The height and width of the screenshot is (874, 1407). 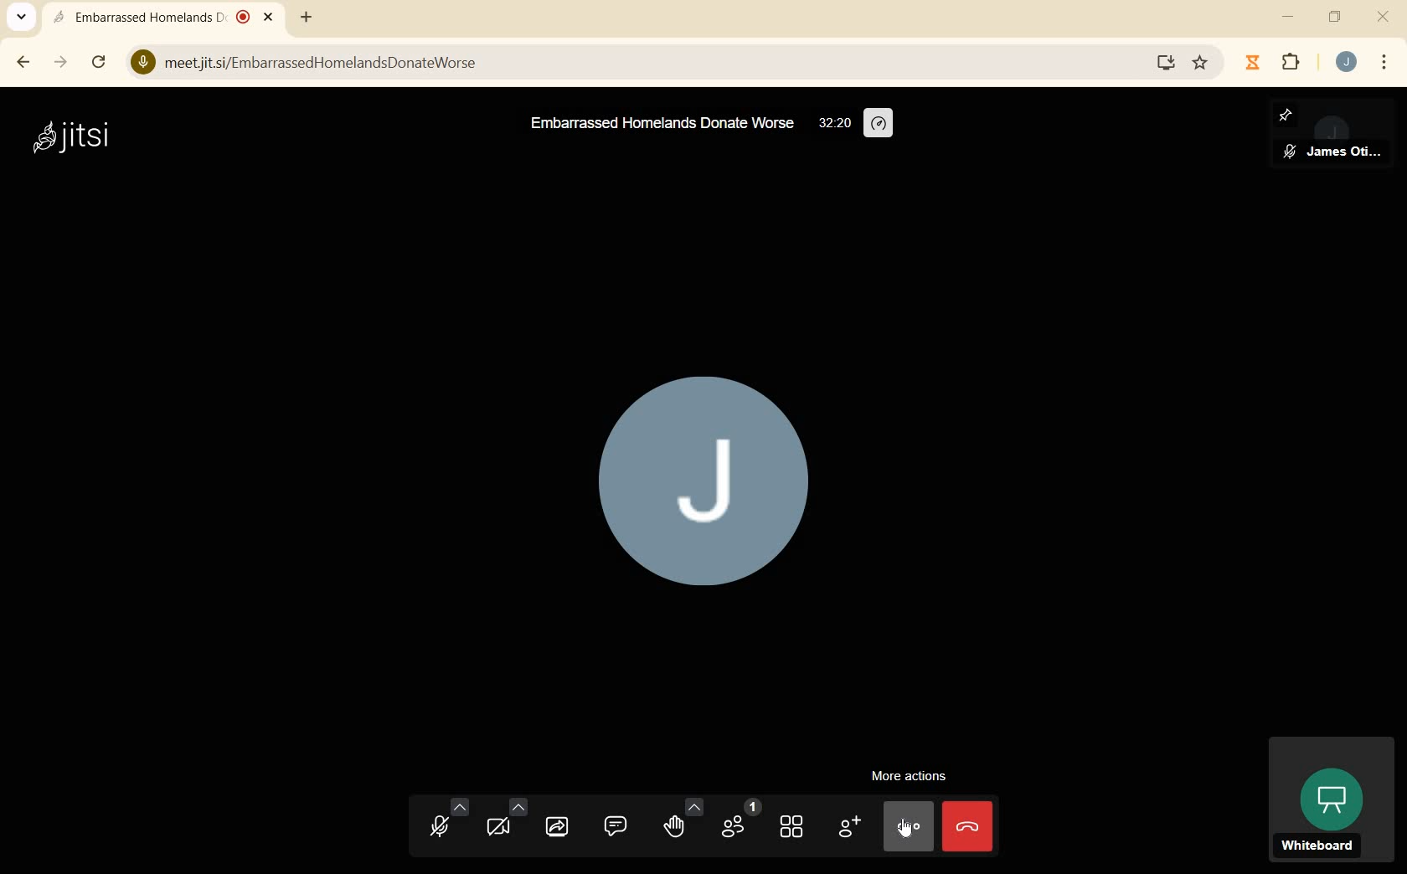 I want to click on leave meeting, so click(x=968, y=825).